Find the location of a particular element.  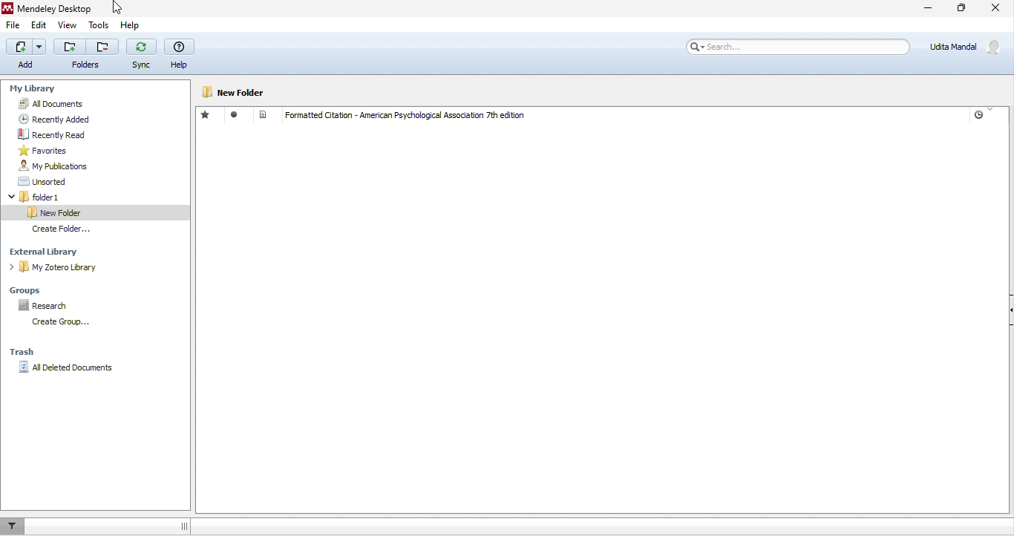

Enables movement is located at coordinates (184, 526).